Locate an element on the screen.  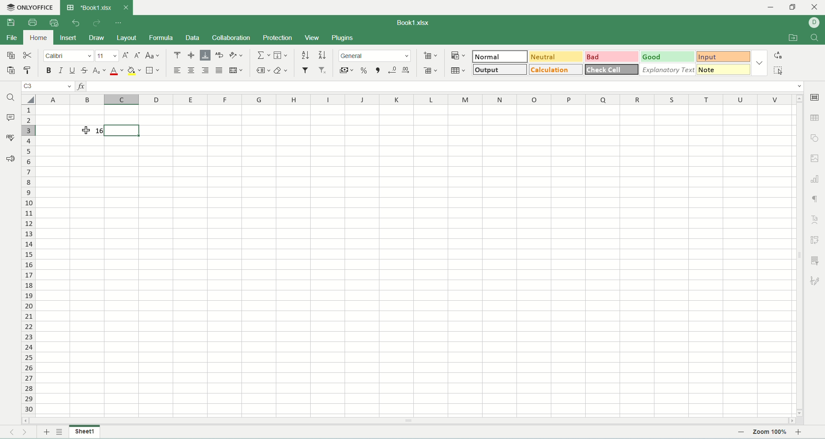
format as table template is located at coordinates (460, 70).